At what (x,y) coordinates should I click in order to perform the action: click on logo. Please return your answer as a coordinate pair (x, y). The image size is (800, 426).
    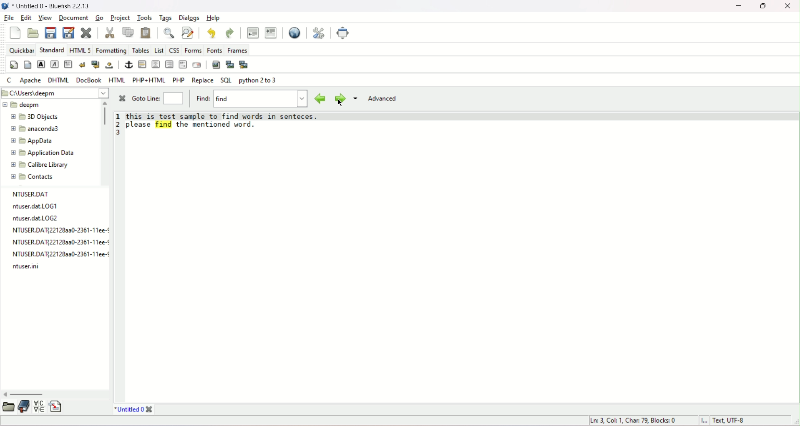
    Looking at the image, I should click on (5, 5).